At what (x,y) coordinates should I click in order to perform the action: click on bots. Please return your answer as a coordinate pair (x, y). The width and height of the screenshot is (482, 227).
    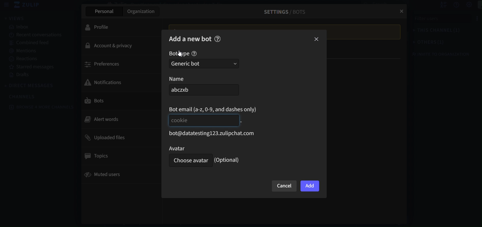
    Looking at the image, I should click on (117, 101).